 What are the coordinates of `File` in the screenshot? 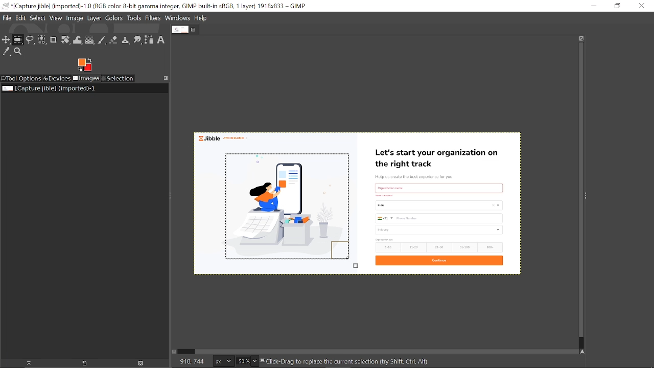 It's located at (6, 19).